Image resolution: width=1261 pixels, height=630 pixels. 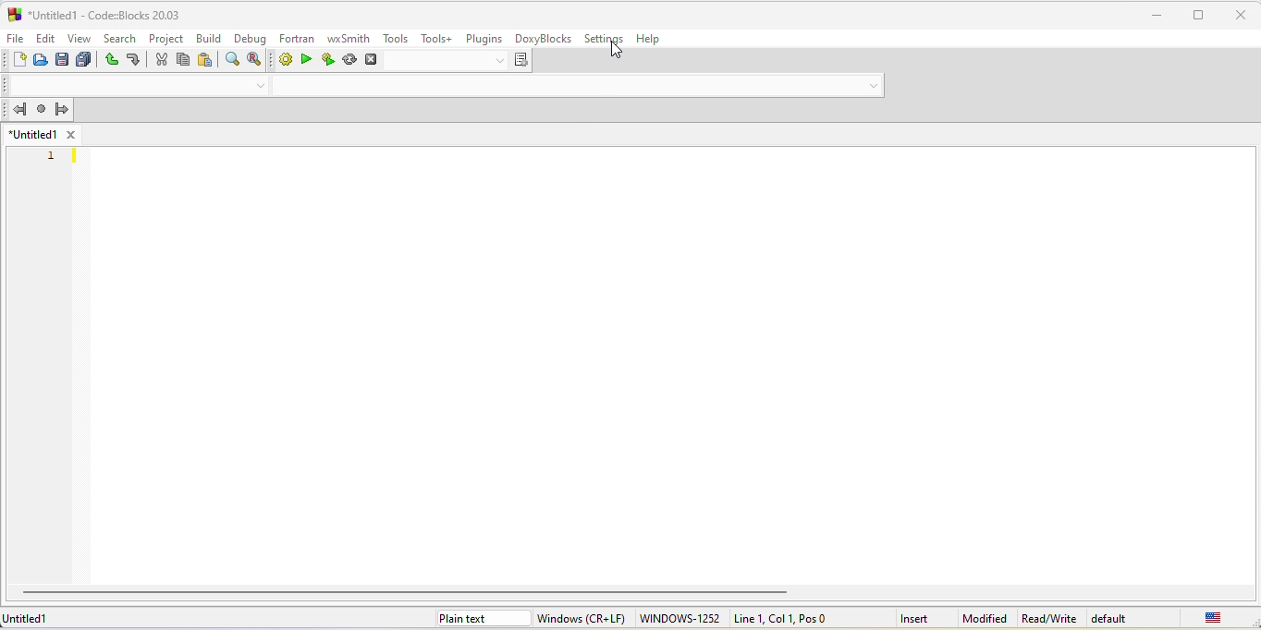 I want to click on close, so click(x=1240, y=16).